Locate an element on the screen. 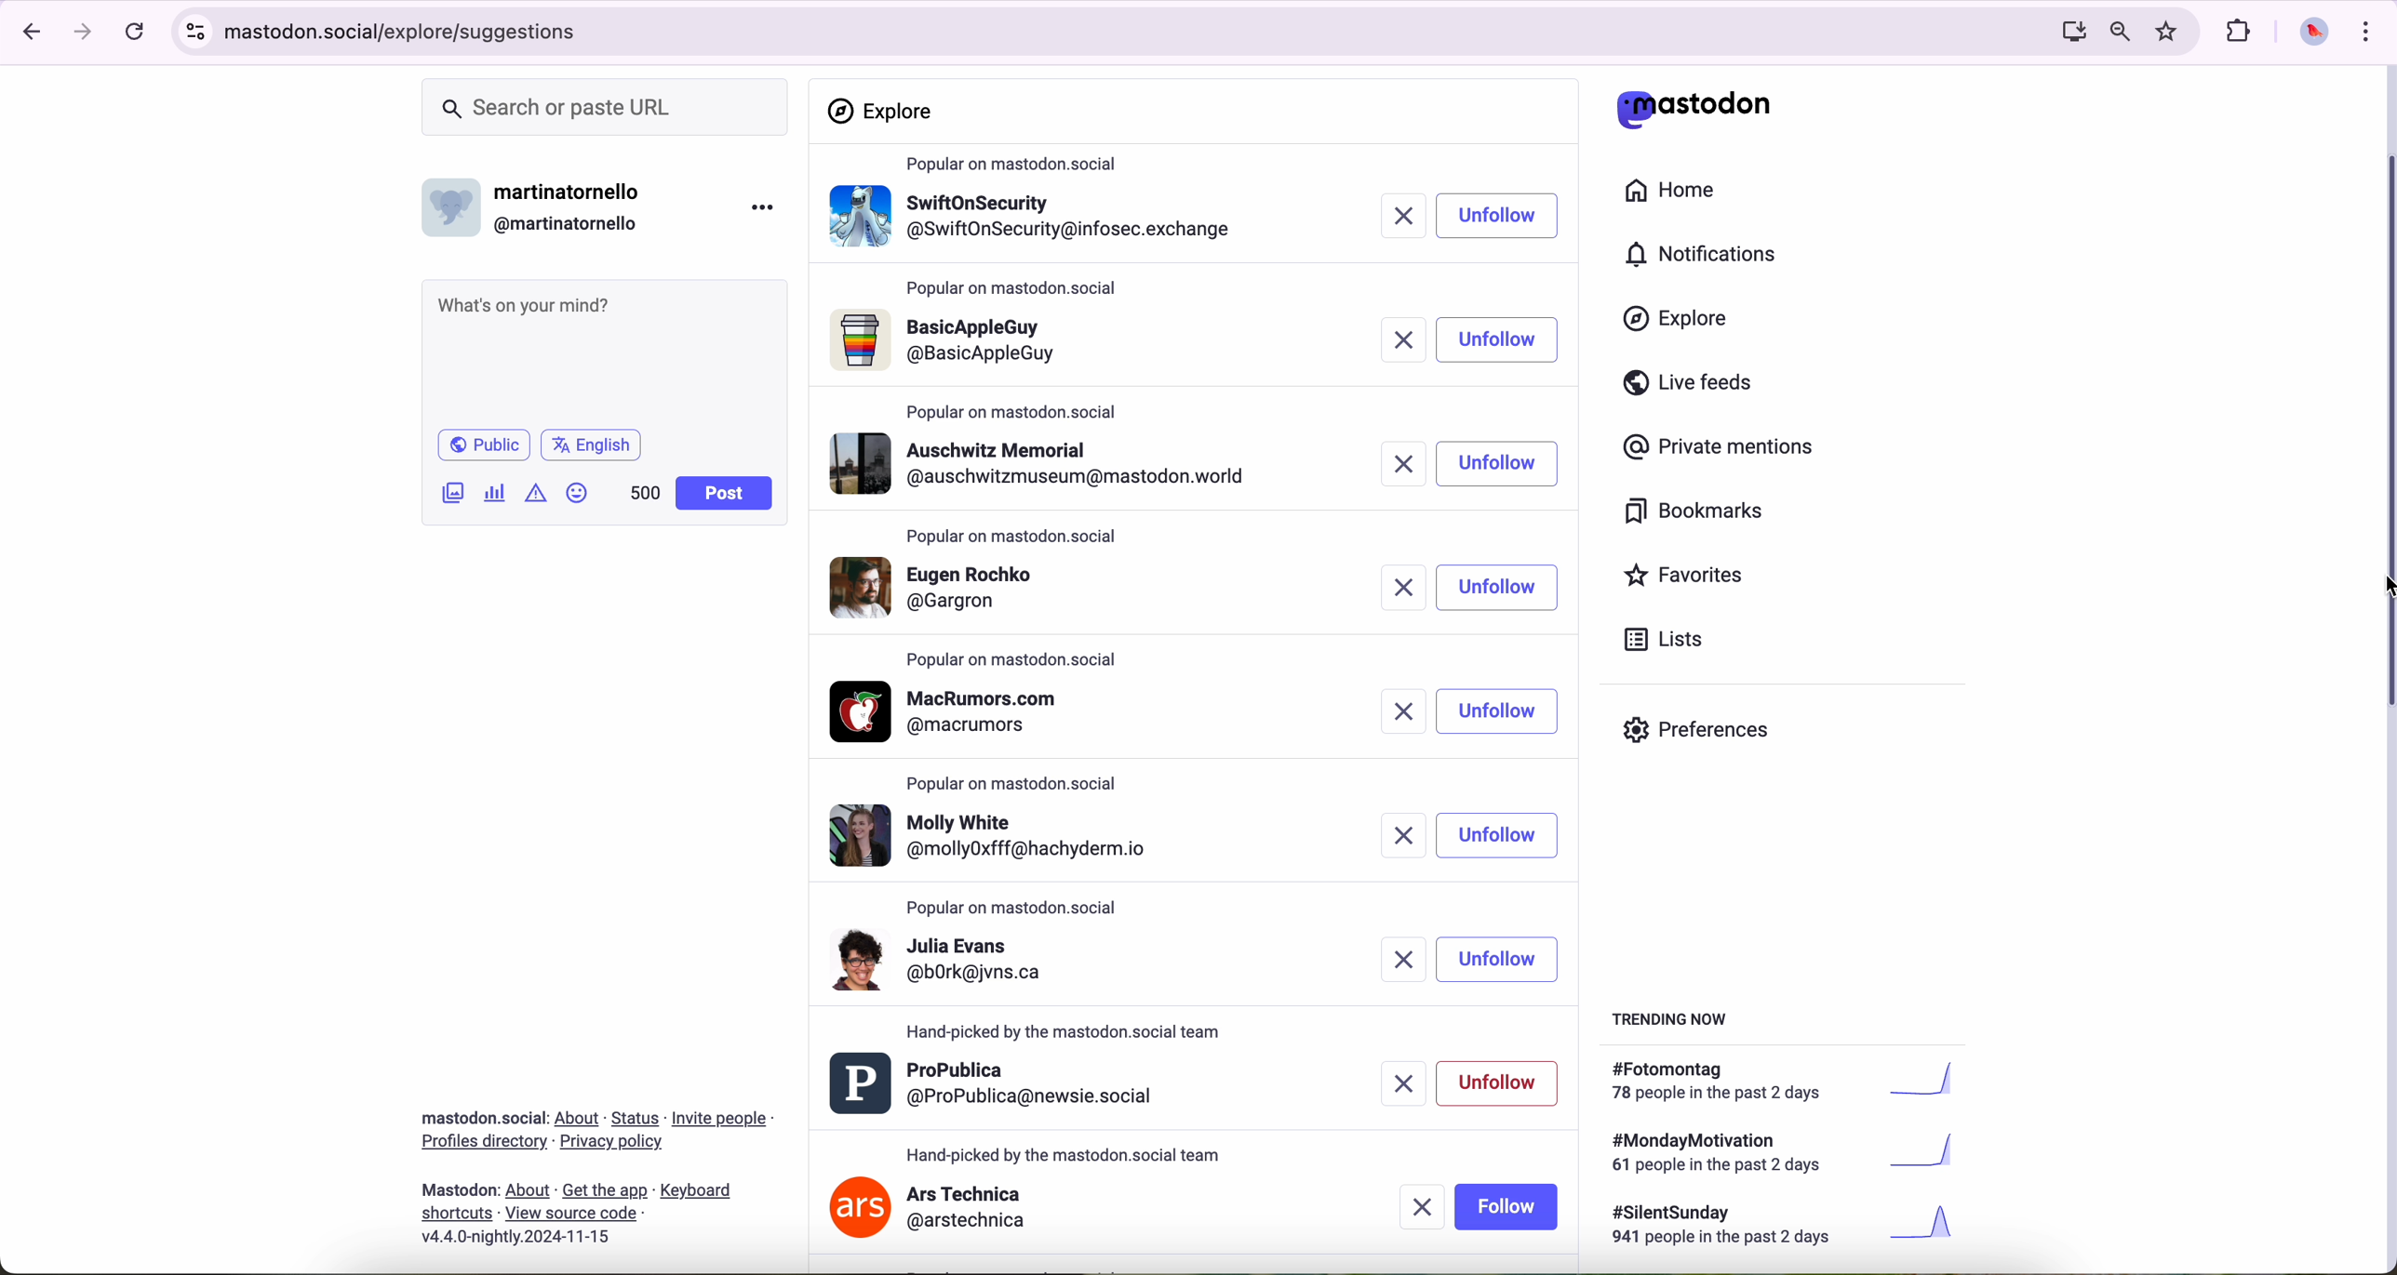 Image resolution: width=2397 pixels, height=1275 pixels. follow is located at coordinates (1495, 341).